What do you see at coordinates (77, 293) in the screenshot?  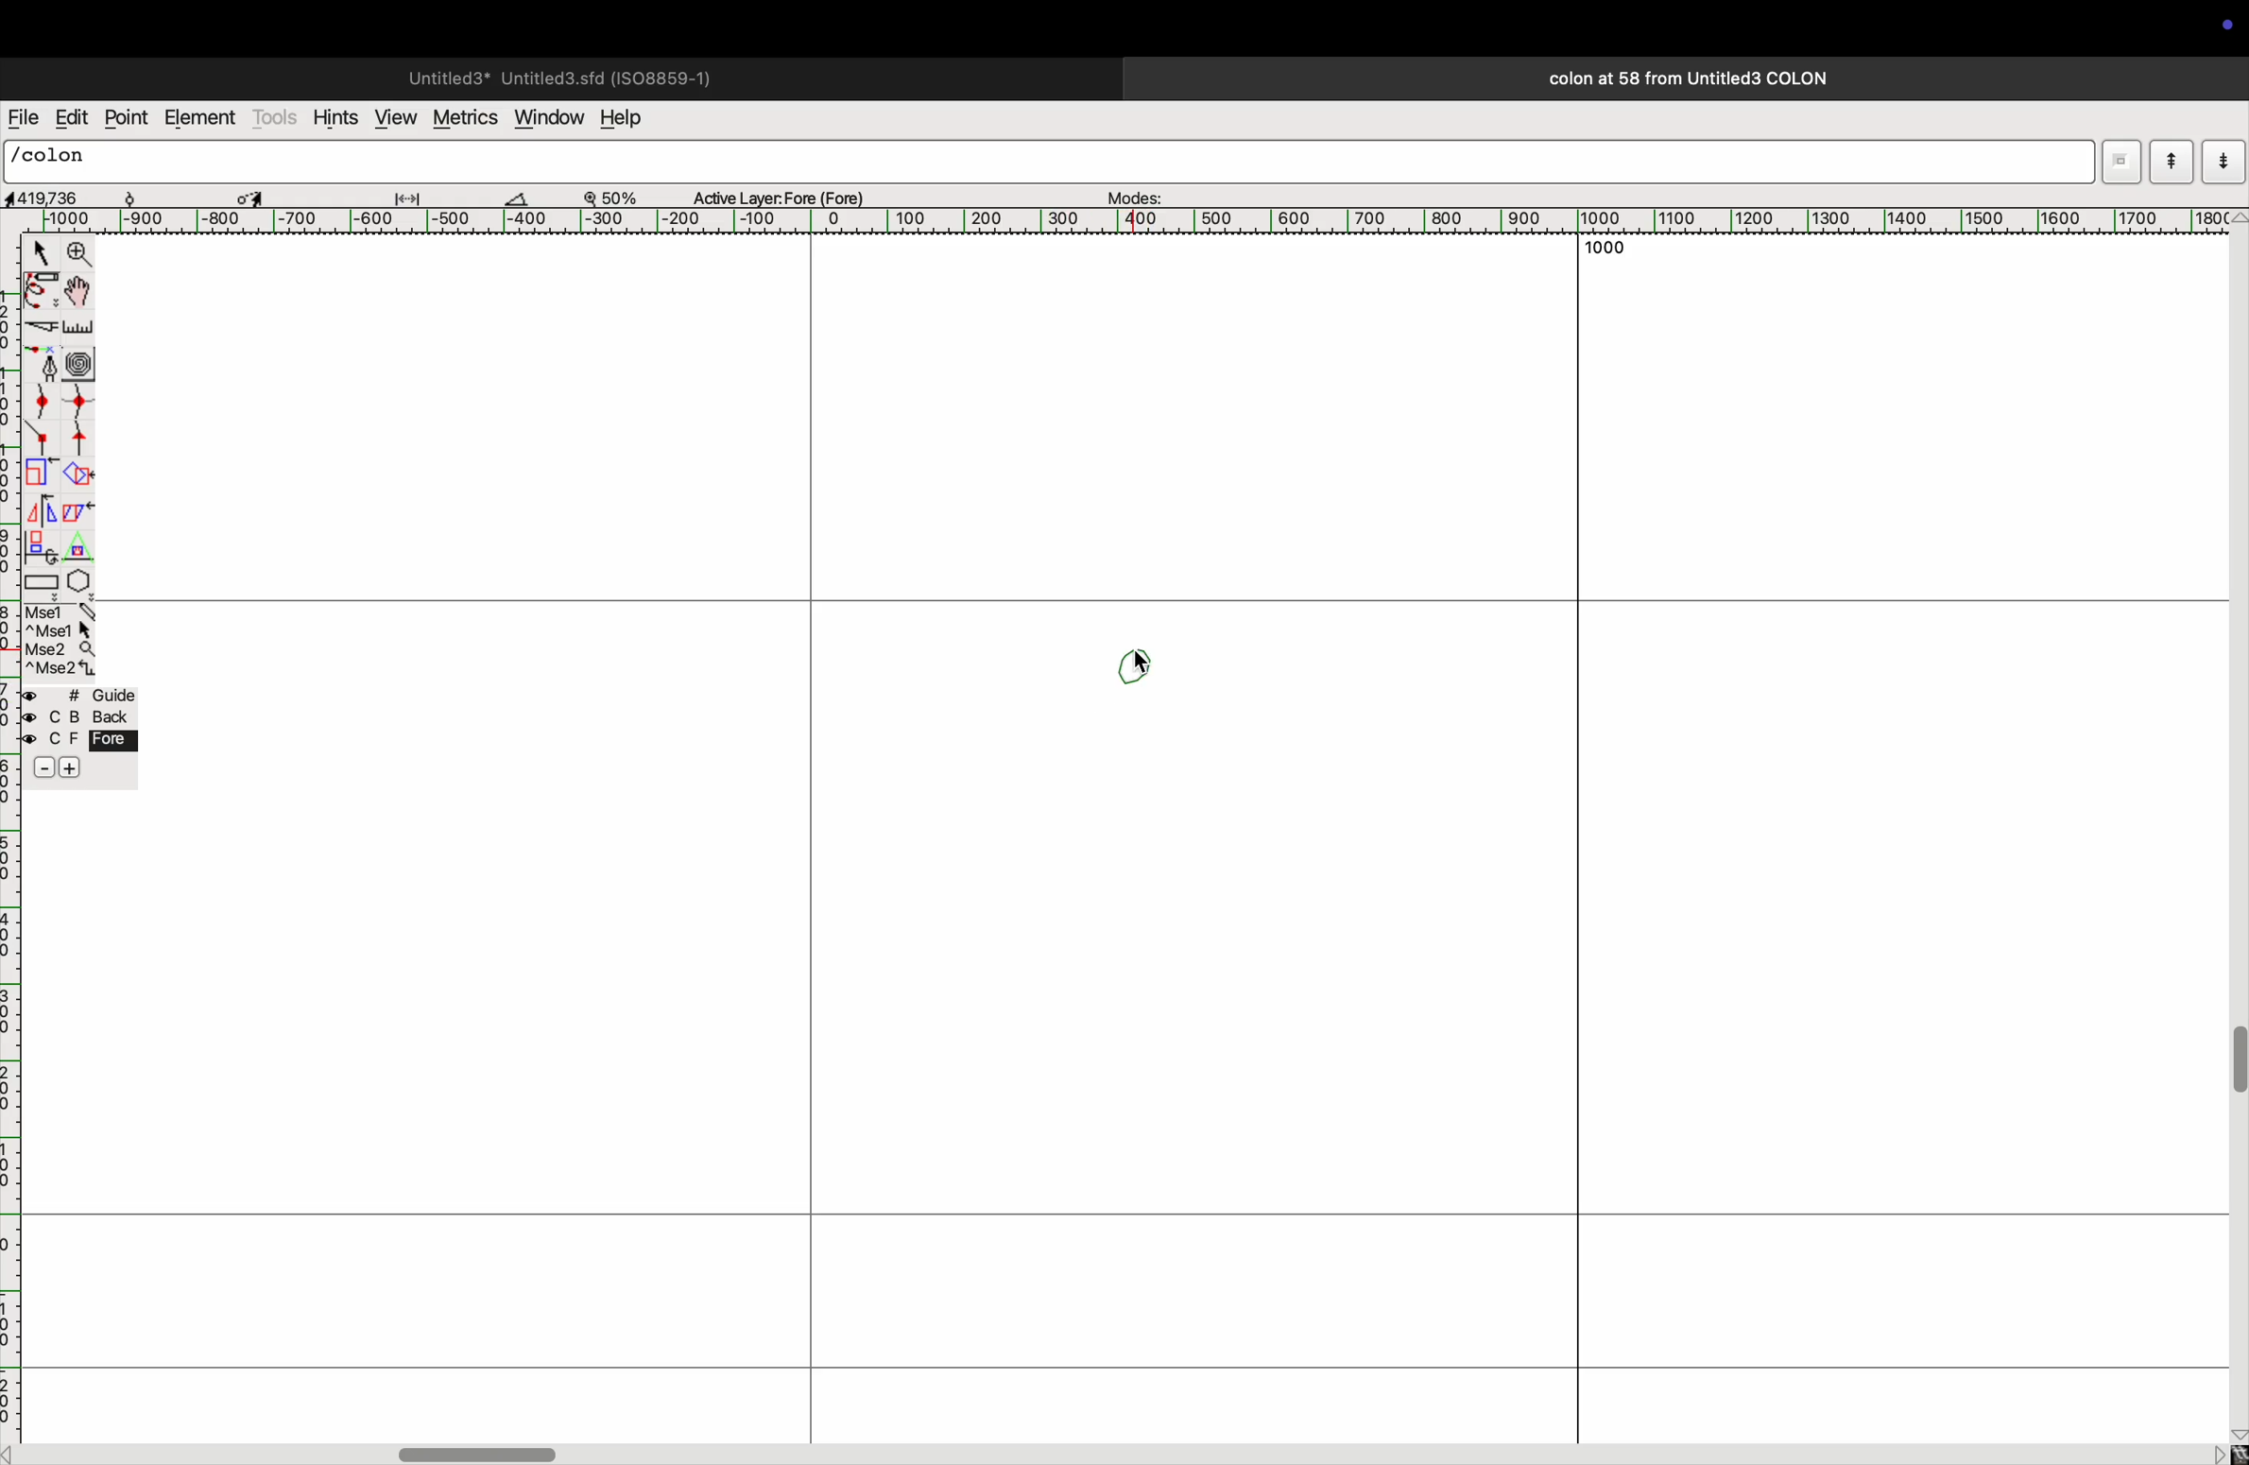 I see `toogle` at bounding box center [77, 293].